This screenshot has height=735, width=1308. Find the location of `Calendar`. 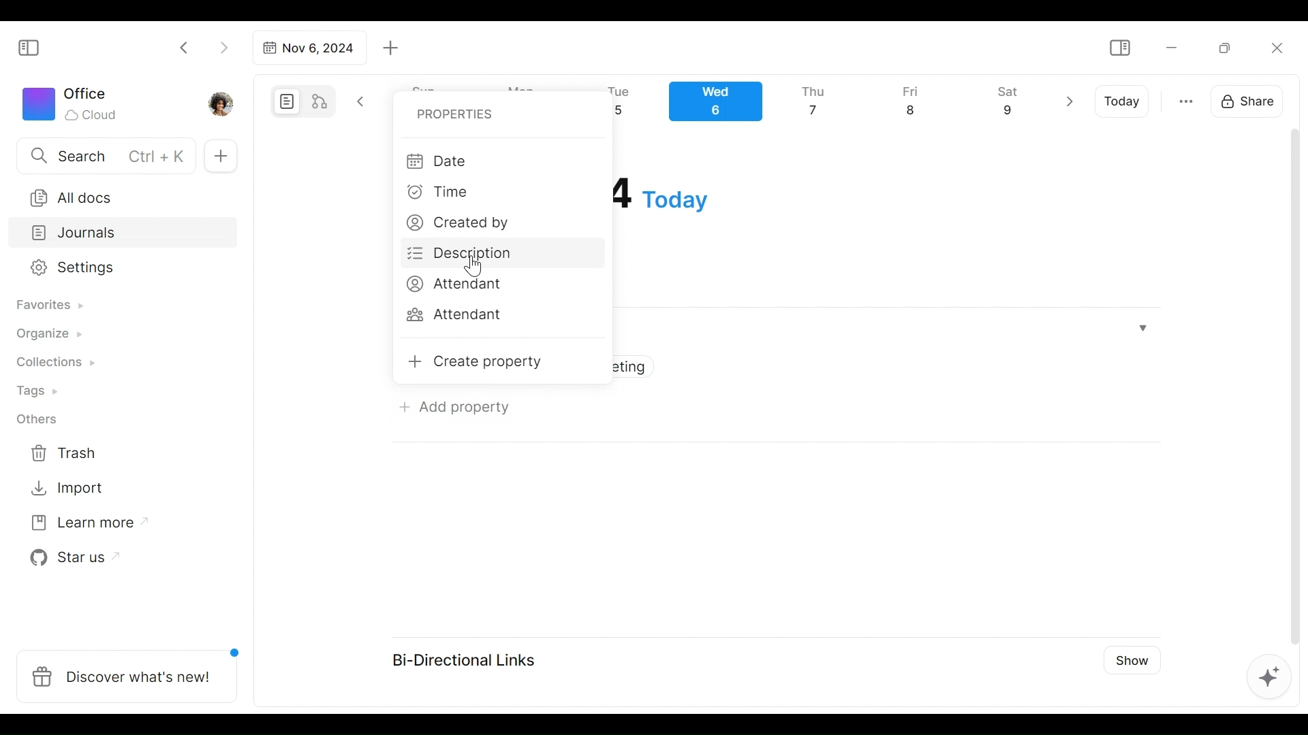

Calendar is located at coordinates (848, 105).